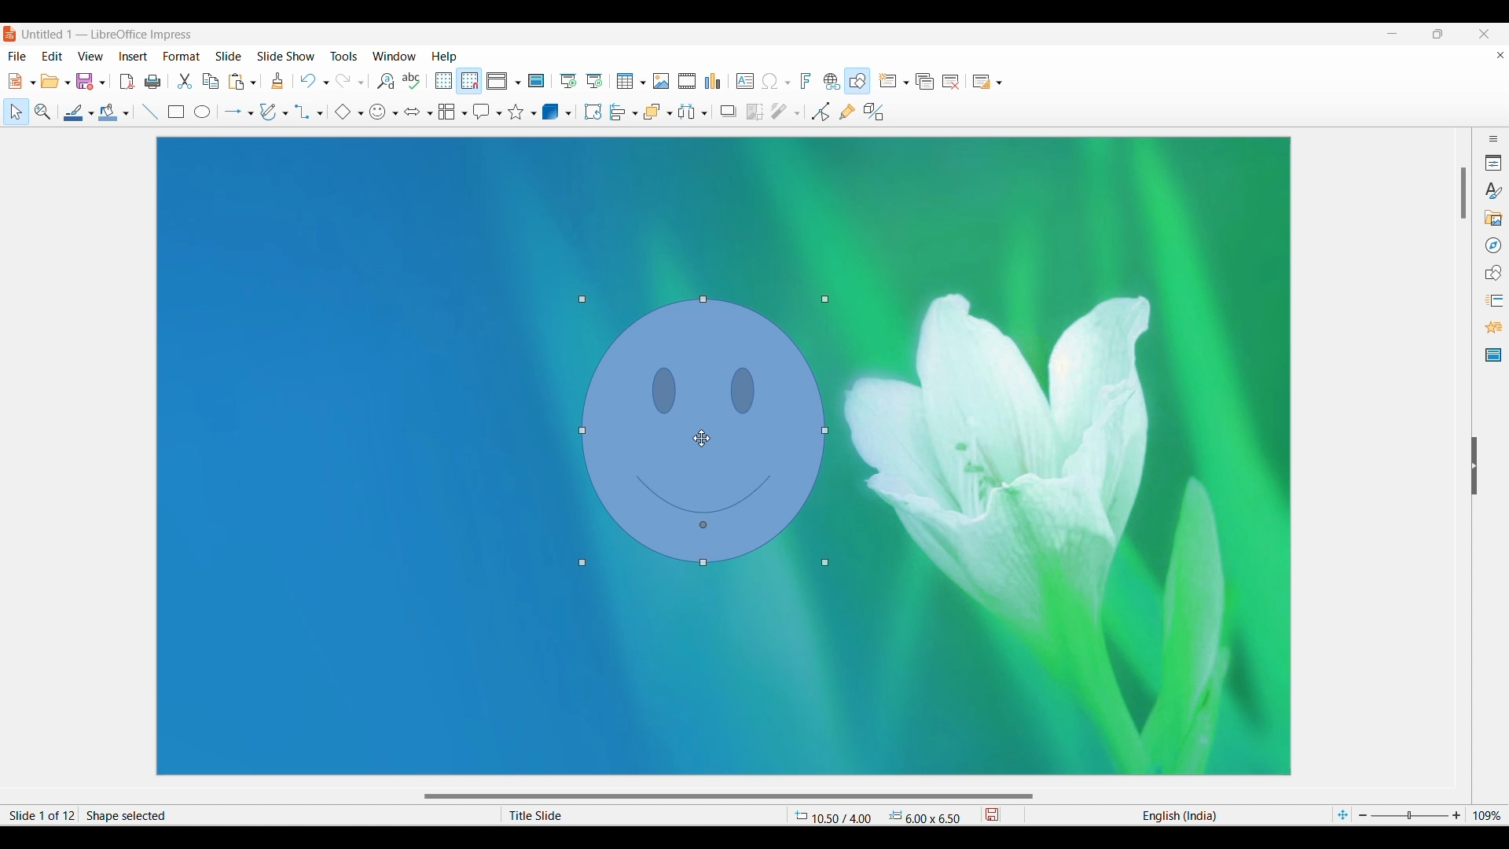  What do you see at coordinates (344, 55) in the screenshot?
I see `Tools` at bounding box center [344, 55].